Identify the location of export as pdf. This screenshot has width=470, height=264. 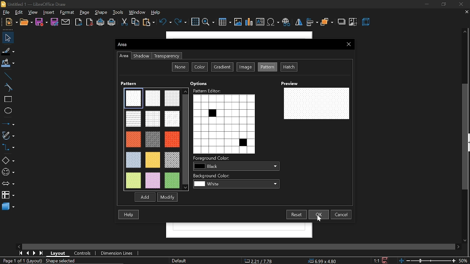
(89, 22).